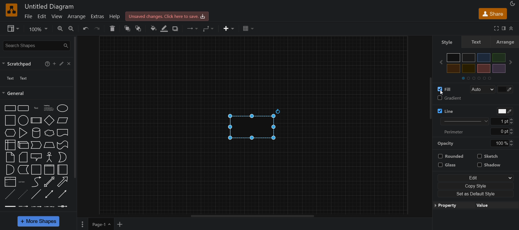  Describe the element at coordinates (76, 17) in the screenshot. I see `arrange` at that location.